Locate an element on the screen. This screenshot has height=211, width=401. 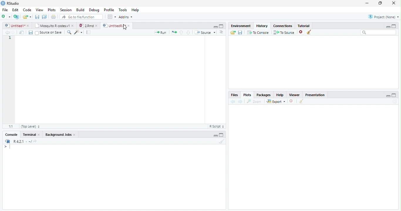
View is located at coordinates (39, 10).